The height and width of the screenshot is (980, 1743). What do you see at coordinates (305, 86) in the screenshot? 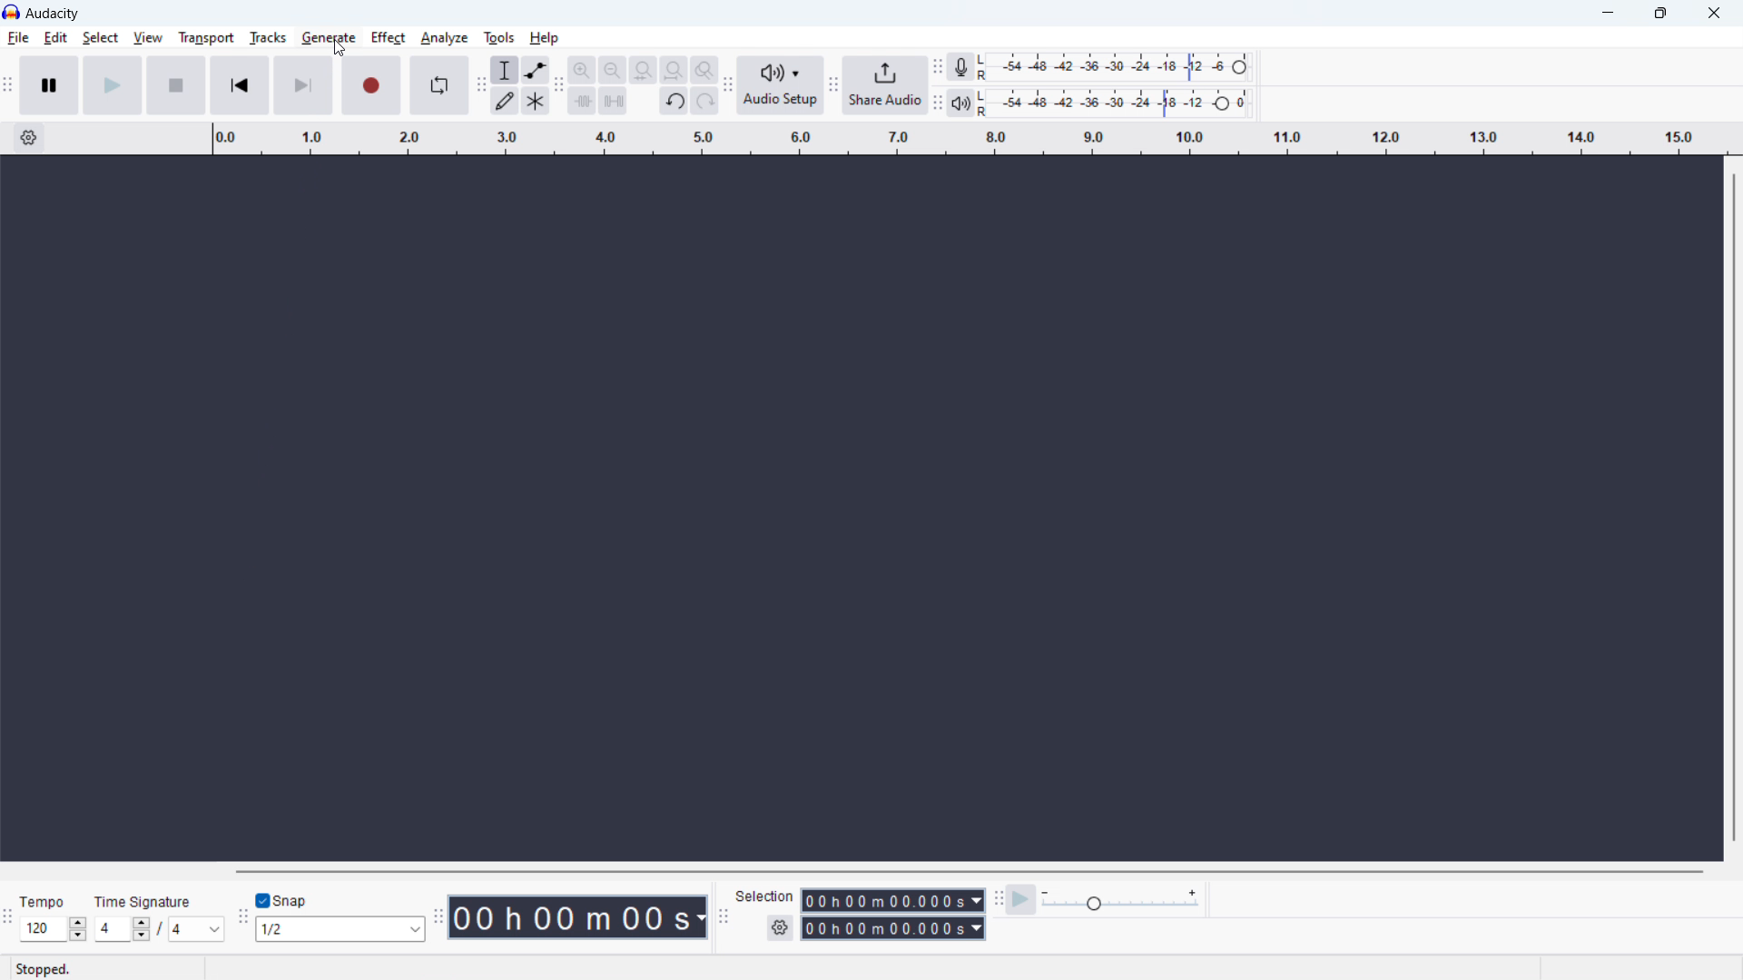
I see `skip to last` at bounding box center [305, 86].